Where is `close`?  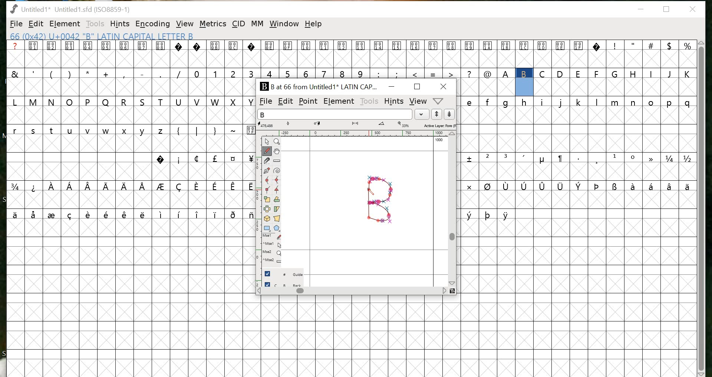 close is located at coordinates (694, 9).